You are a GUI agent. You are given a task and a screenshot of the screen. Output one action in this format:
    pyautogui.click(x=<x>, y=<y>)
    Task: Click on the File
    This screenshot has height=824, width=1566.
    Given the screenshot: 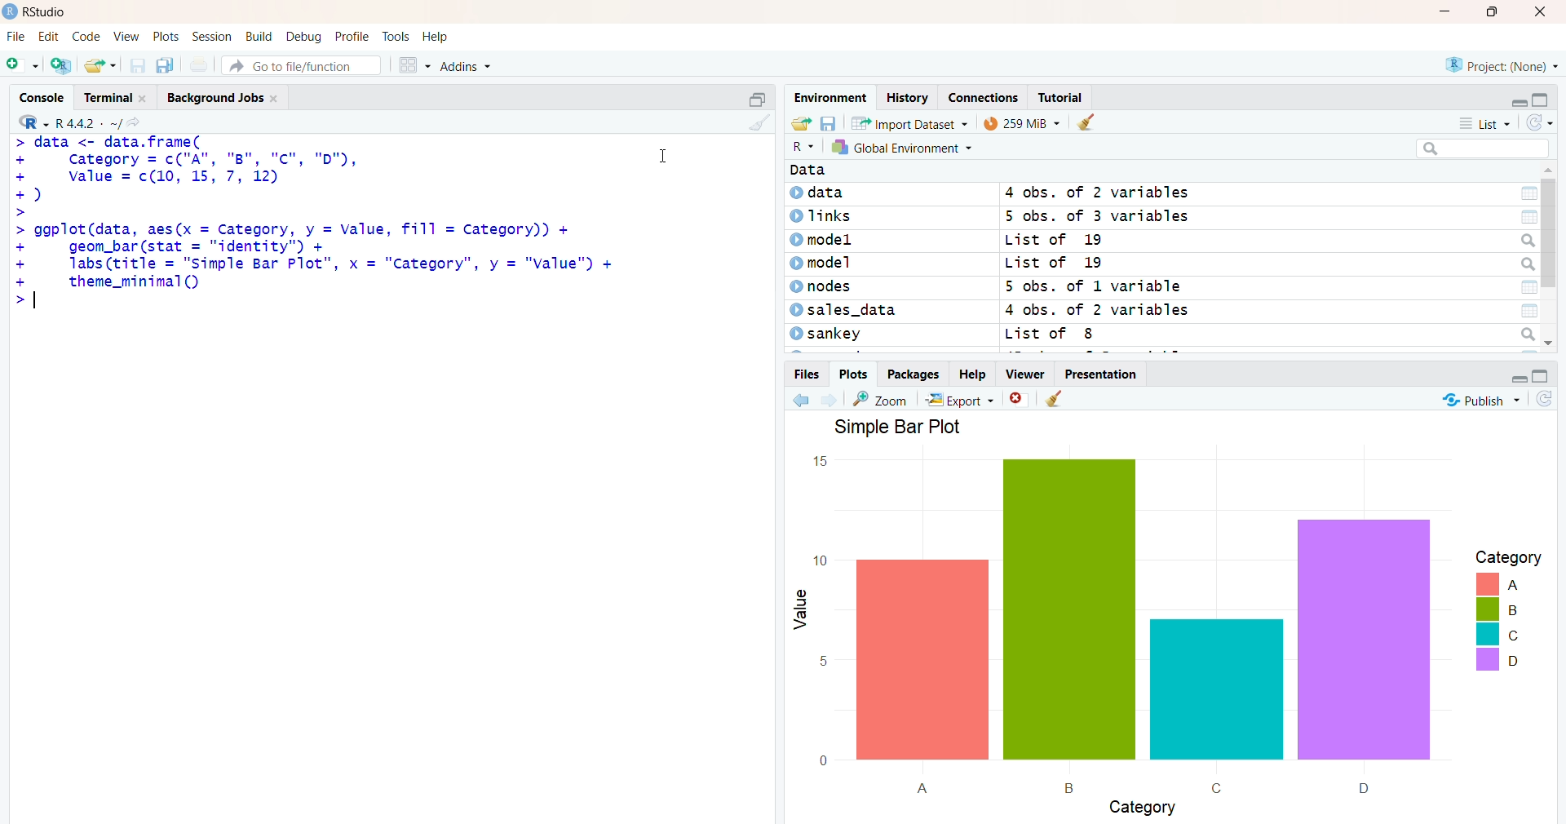 What is the action you would take?
    pyautogui.click(x=16, y=37)
    